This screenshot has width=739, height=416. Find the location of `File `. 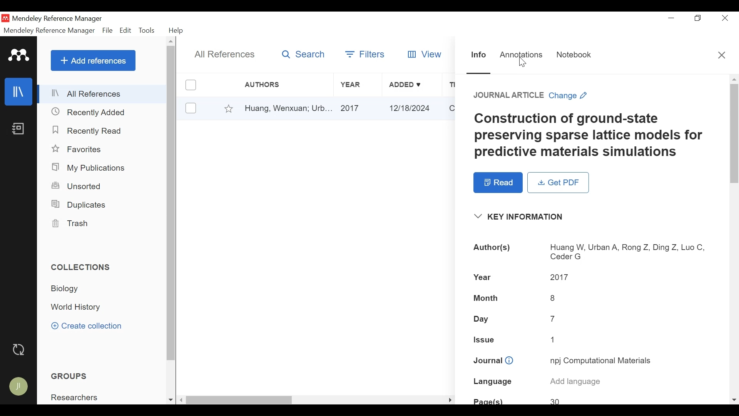

File  is located at coordinates (107, 30).